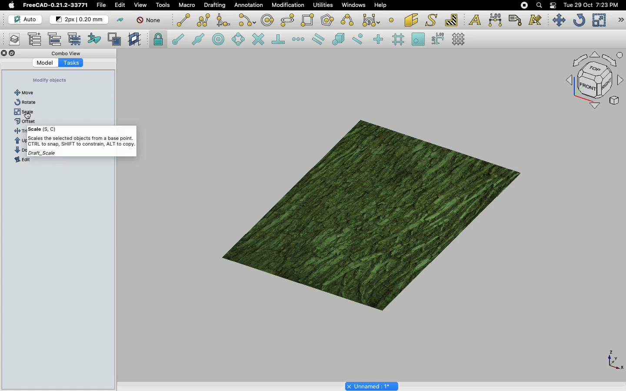  What do you see at coordinates (223, 20) in the screenshot?
I see `Fillet` at bounding box center [223, 20].